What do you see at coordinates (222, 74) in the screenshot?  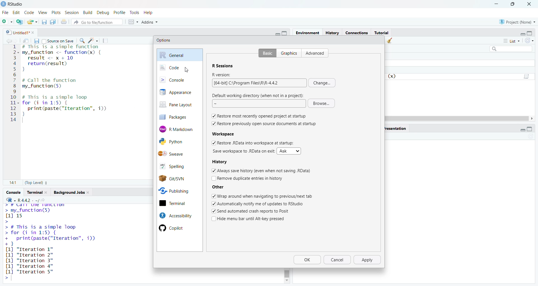 I see `R version:` at bounding box center [222, 74].